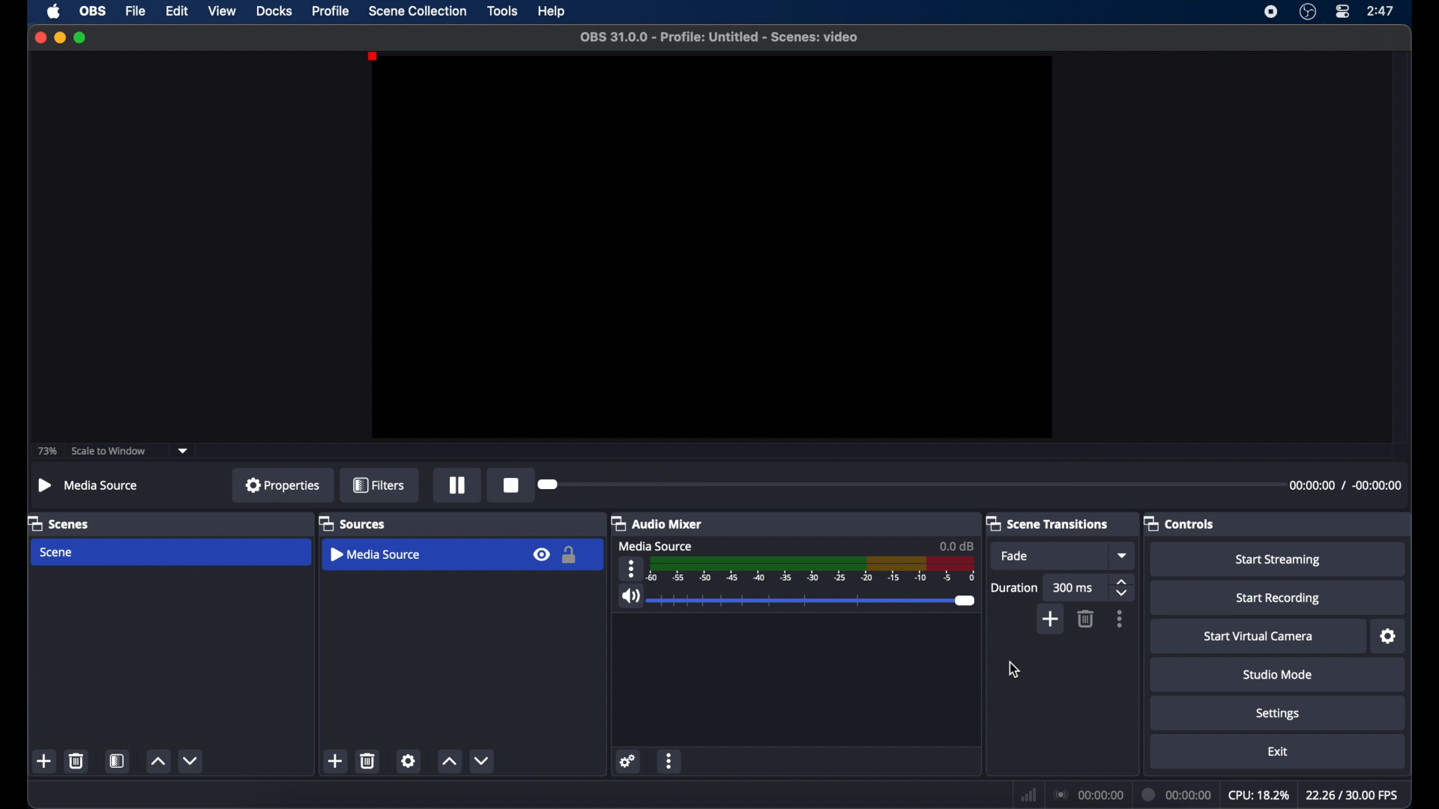 This screenshot has height=809, width=1439. What do you see at coordinates (1052, 619) in the screenshot?
I see `add` at bounding box center [1052, 619].